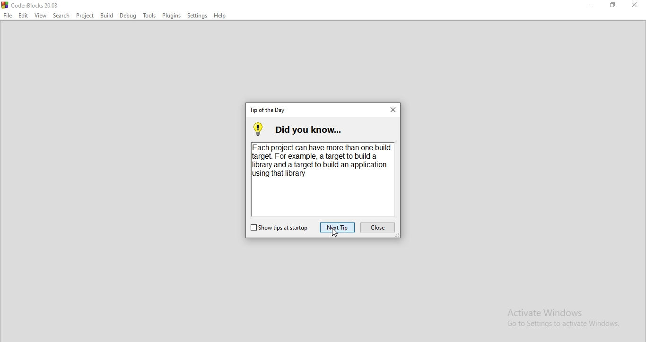 Image resolution: width=646 pixels, height=342 pixels. What do you see at coordinates (172, 14) in the screenshot?
I see `Plugins ` at bounding box center [172, 14].